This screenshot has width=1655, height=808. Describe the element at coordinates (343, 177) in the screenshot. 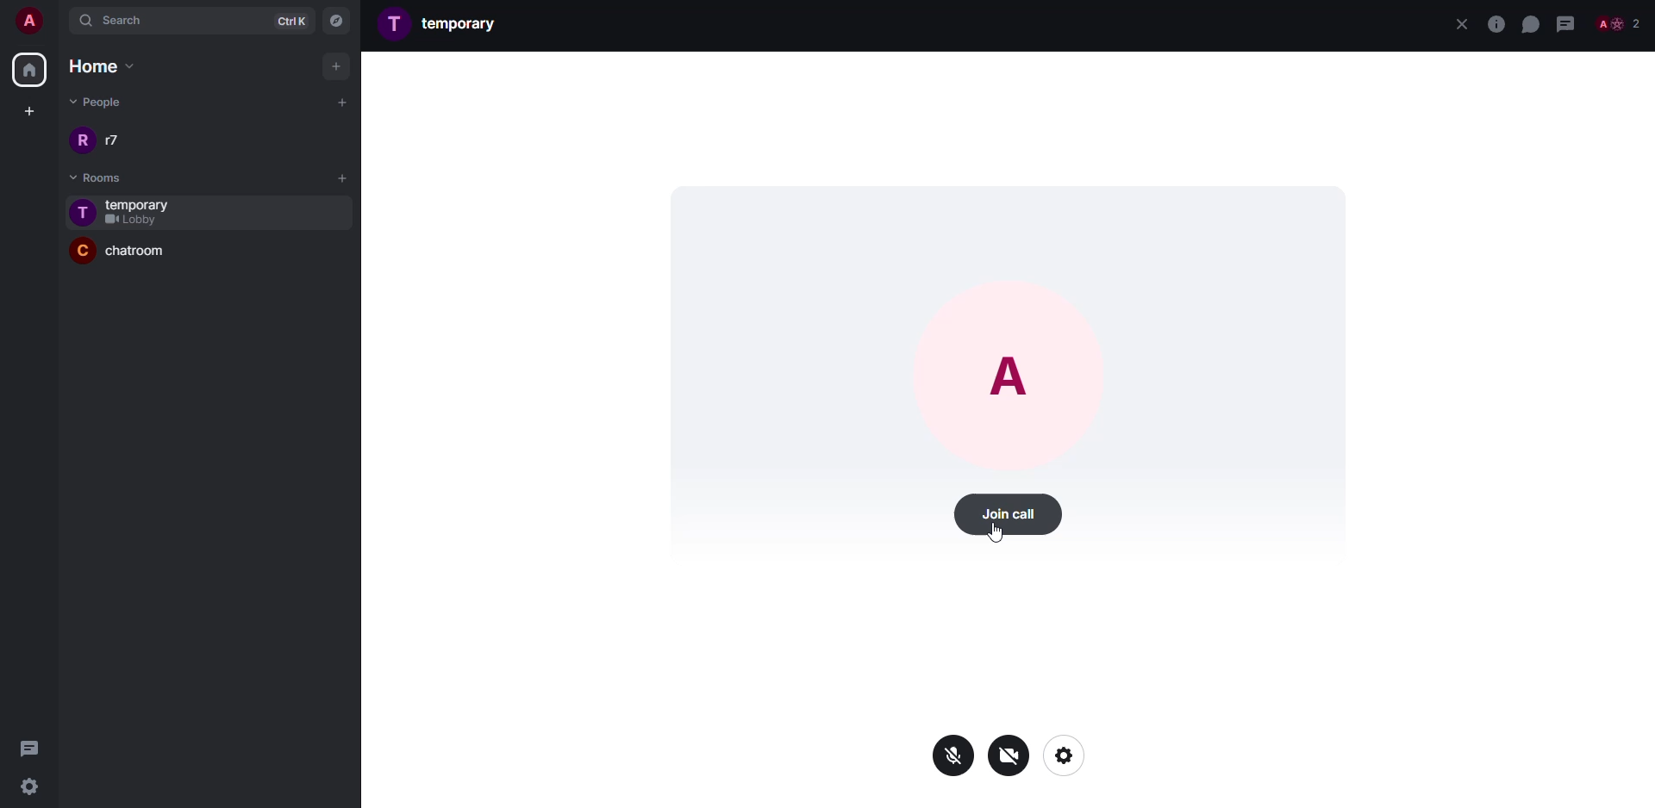

I see `add` at that location.